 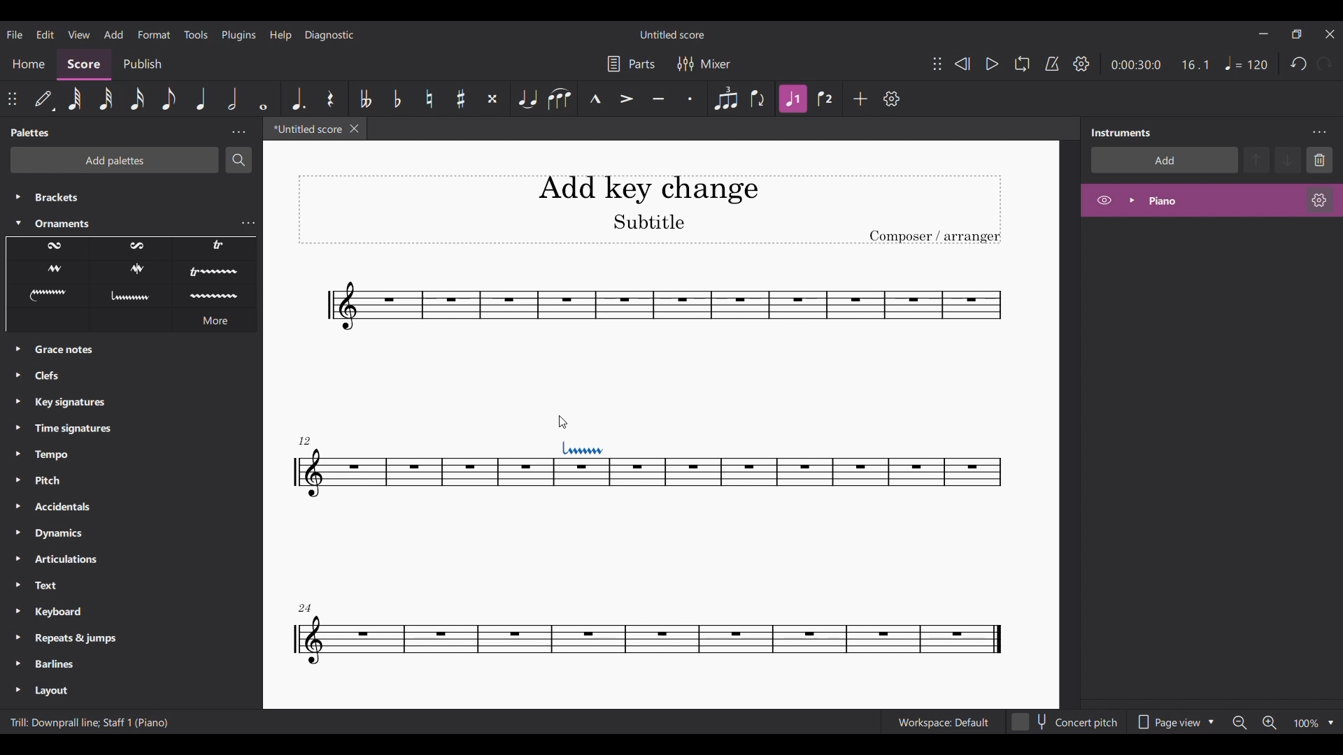 I want to click on Ratio and duration of score, so click(x=1160, y=64).